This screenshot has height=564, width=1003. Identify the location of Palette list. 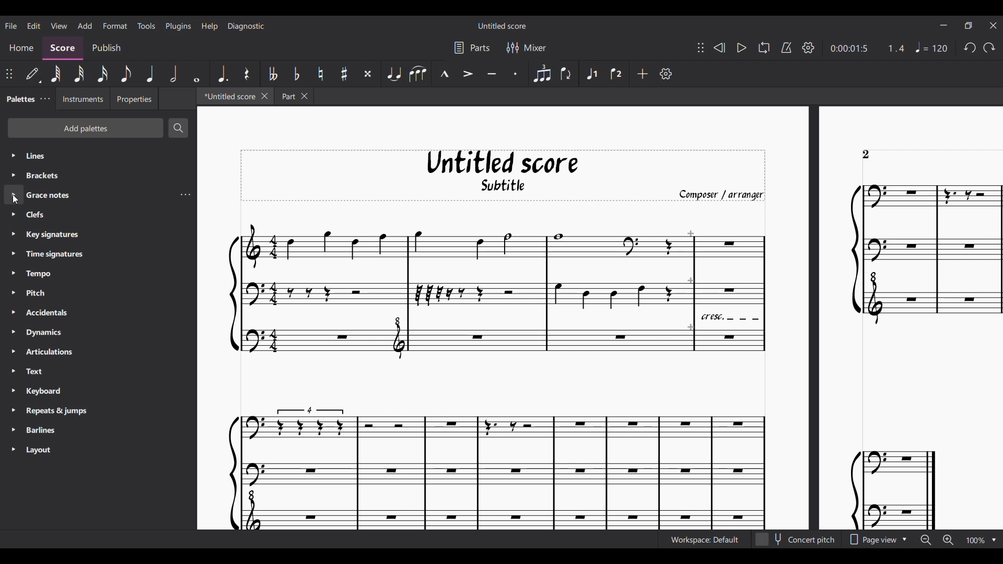
(99, 302).